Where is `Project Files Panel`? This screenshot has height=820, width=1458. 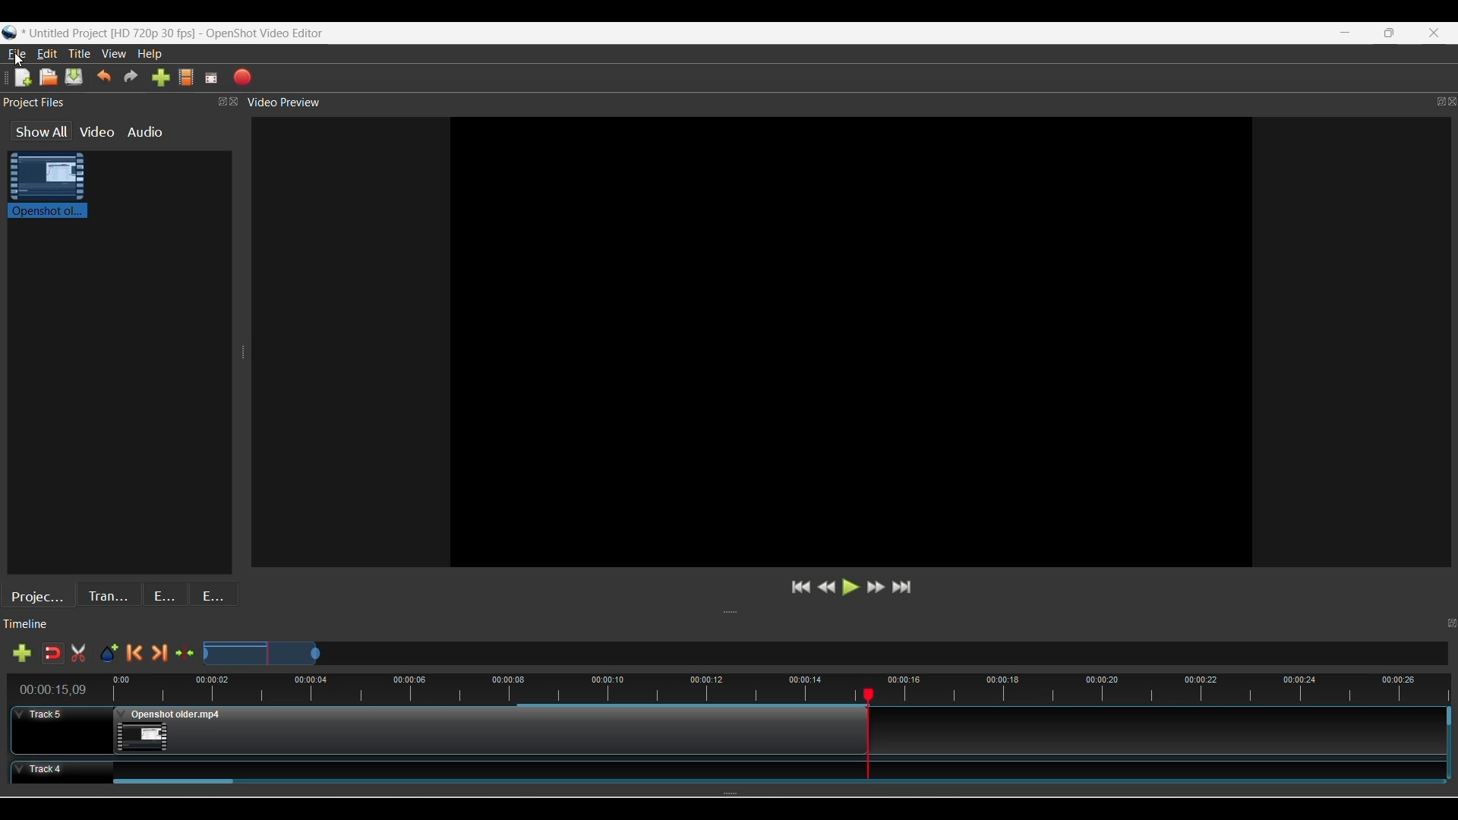 Project Files Panel is located at coordinates (121, 102).